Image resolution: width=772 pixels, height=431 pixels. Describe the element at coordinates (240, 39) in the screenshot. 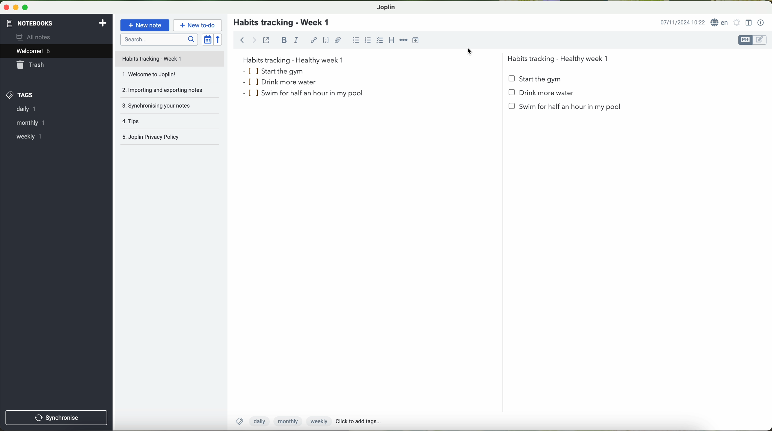

I see `back` at that location.